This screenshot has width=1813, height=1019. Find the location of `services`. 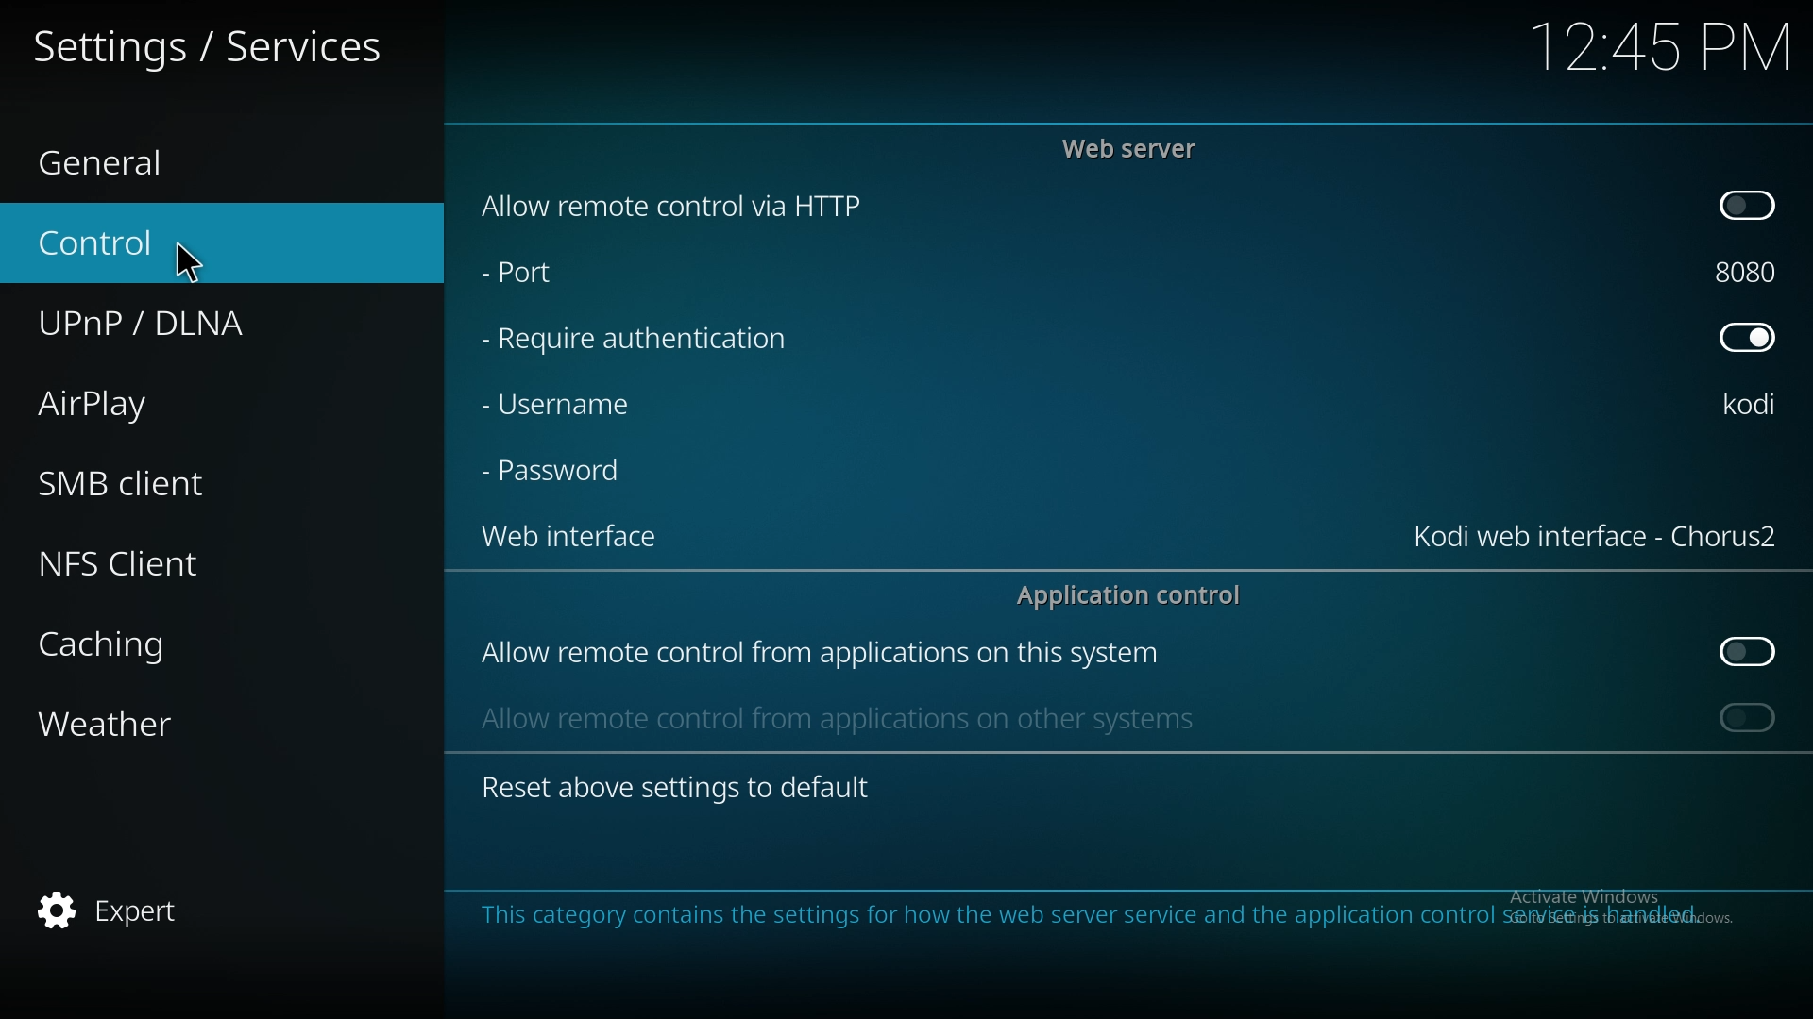

services is located at coordinates (217, 45).